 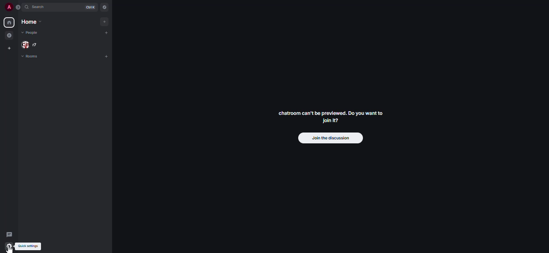 I want to click on navigator, so click(x=105, y=7).